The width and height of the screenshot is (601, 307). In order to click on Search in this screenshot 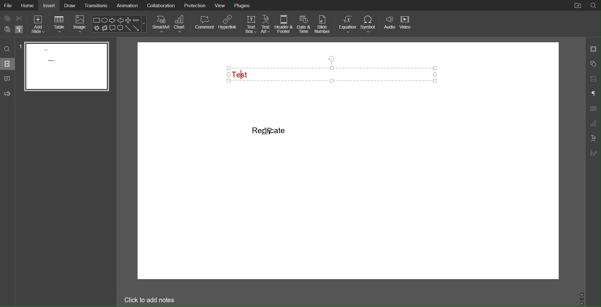, I will do `click(8, 48)`.